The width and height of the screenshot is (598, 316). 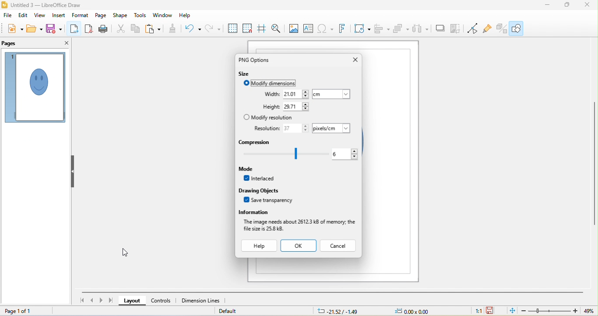 I want to click on select width, so click(x=295, y=94).